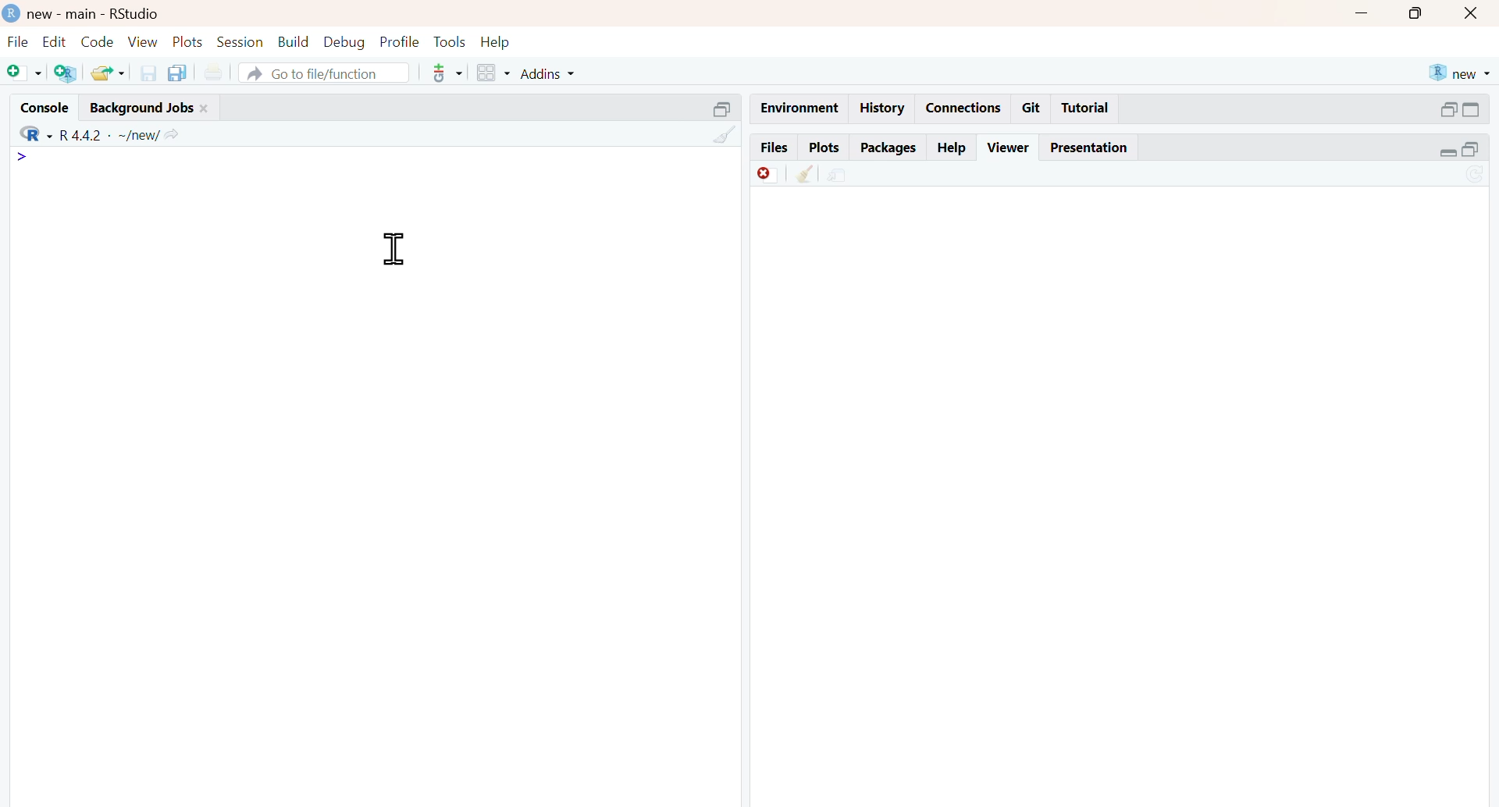 This screenshot has width=1499, height=807. I want to click on new, so click(1461, 73).